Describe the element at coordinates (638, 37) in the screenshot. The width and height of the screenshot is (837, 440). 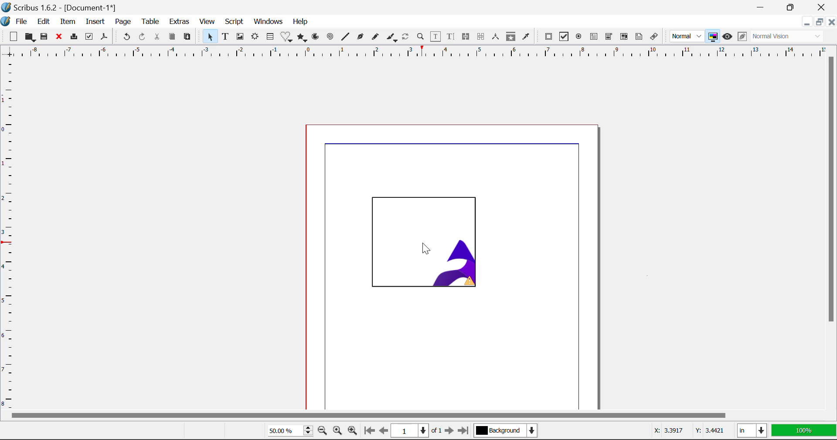
I see `Text Annotation` at that location.